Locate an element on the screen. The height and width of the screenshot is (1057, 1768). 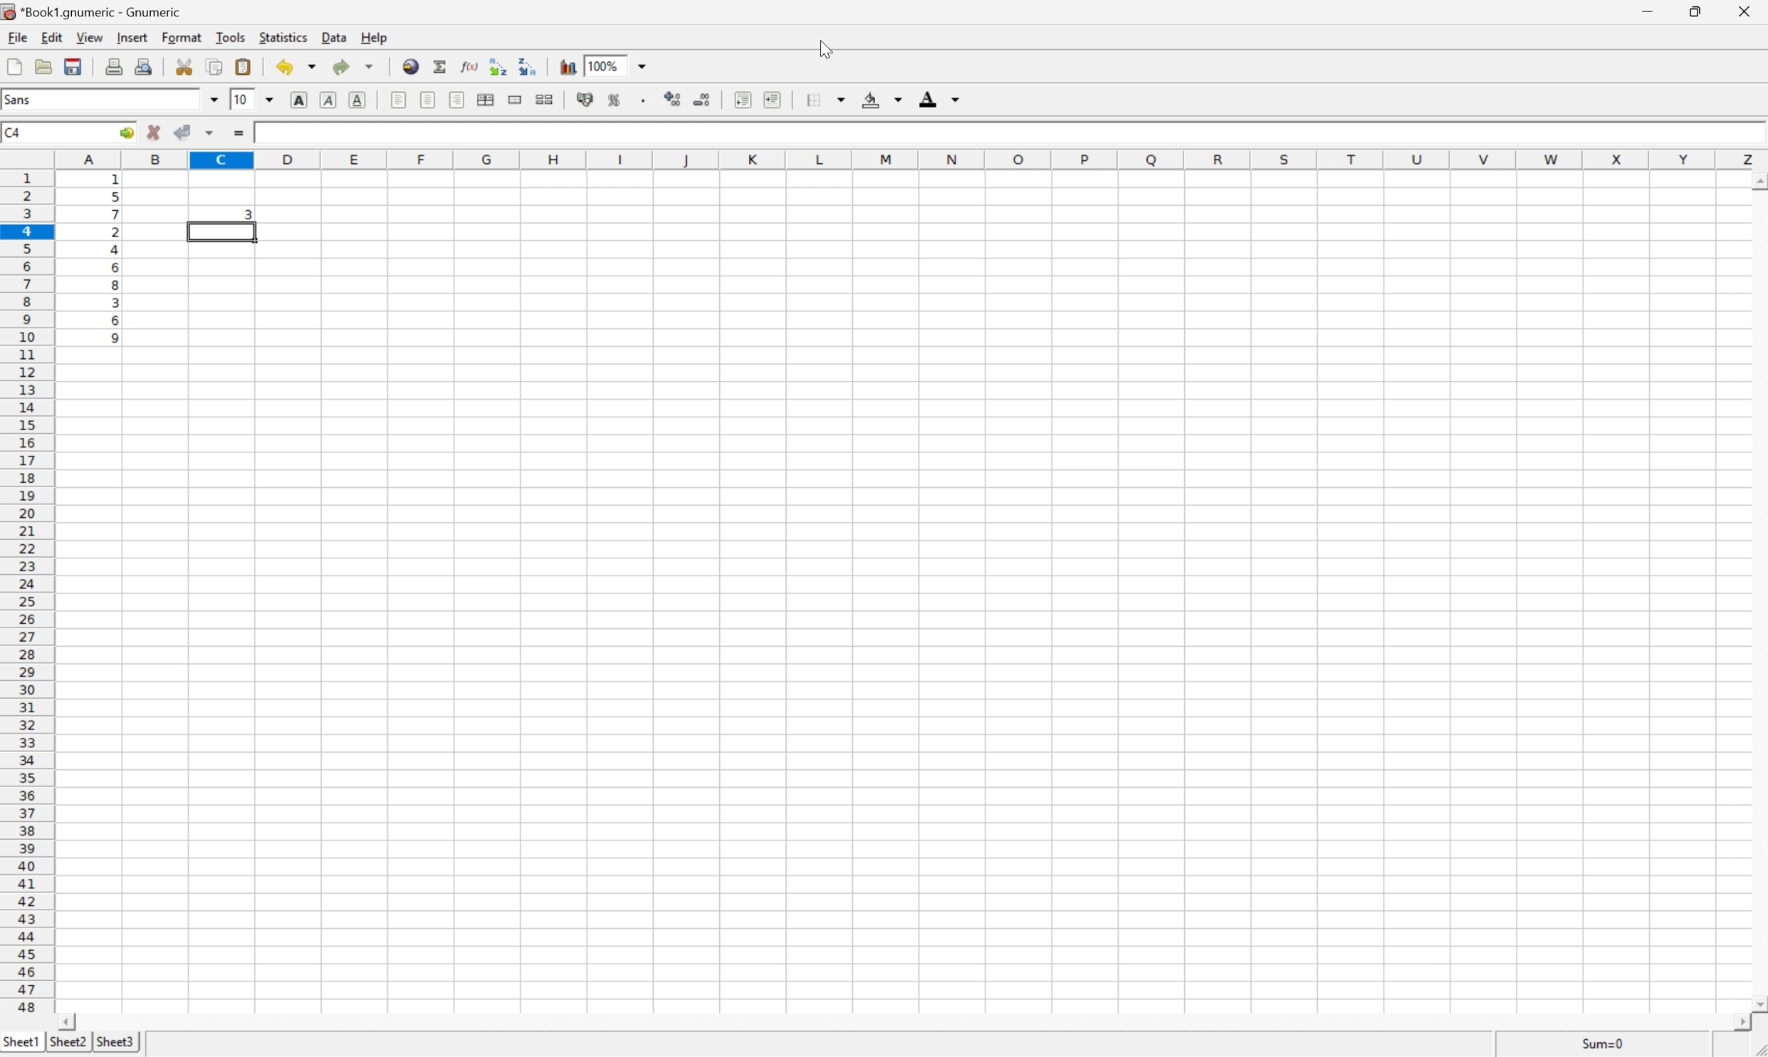
print is located at coordinates (114, 66).